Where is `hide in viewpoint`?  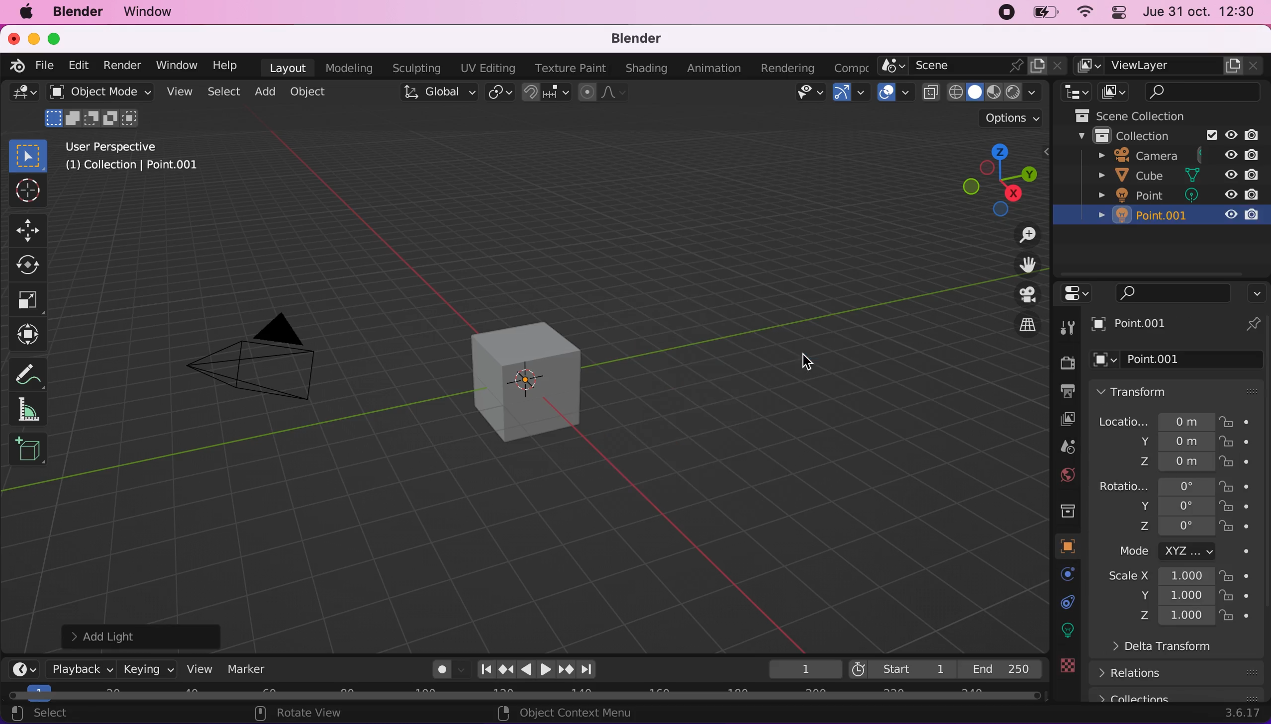 hide in viewpoint is located at coordinates (1229, 196).